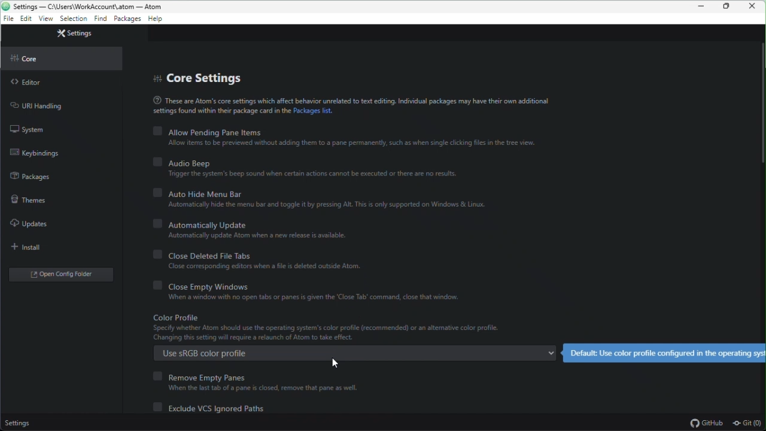 Image resolution: width=766 pixels, height=431 pixels. I want to click on find, so click(99, 20).